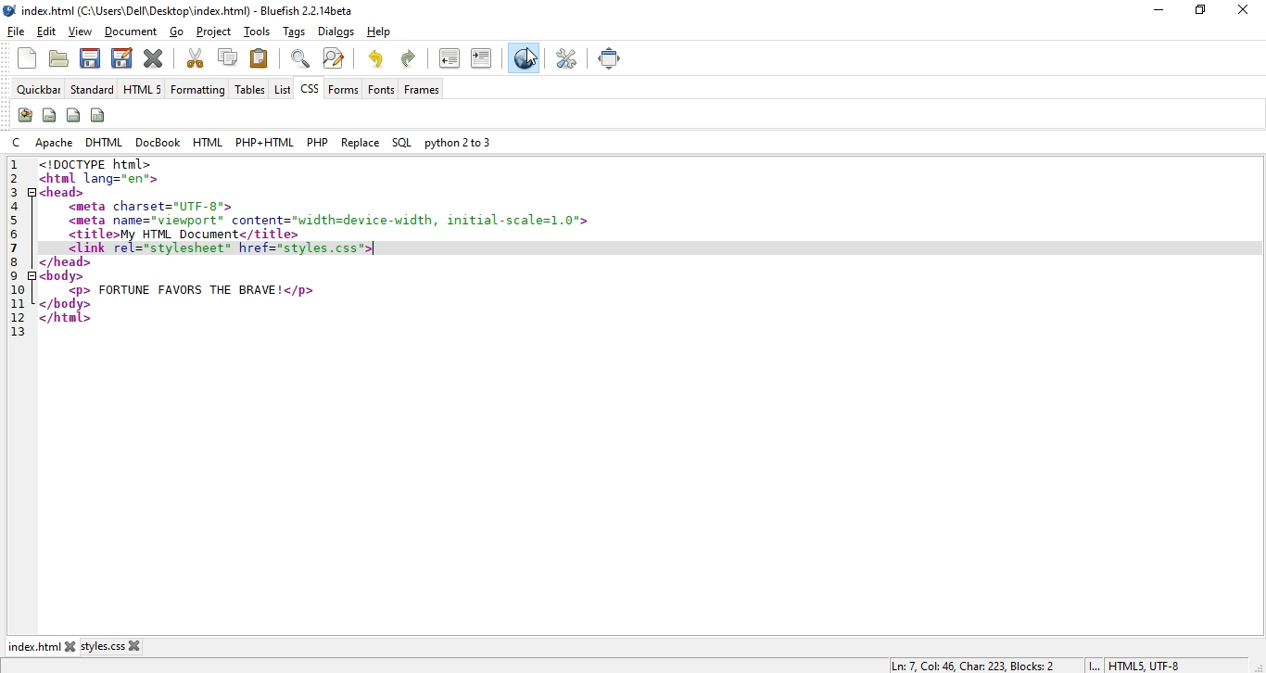 This screenshot has width=1266, height=673. I want to click on formatting, so click(197, 91).